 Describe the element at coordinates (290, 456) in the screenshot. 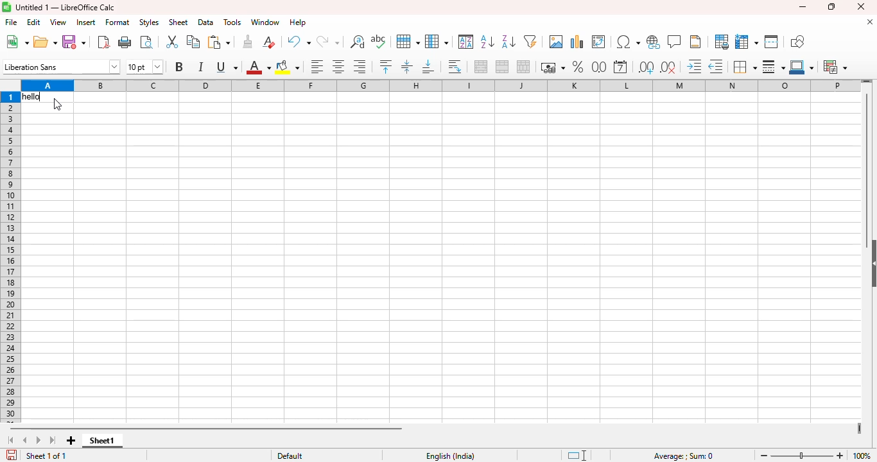

I see `default` at that location.